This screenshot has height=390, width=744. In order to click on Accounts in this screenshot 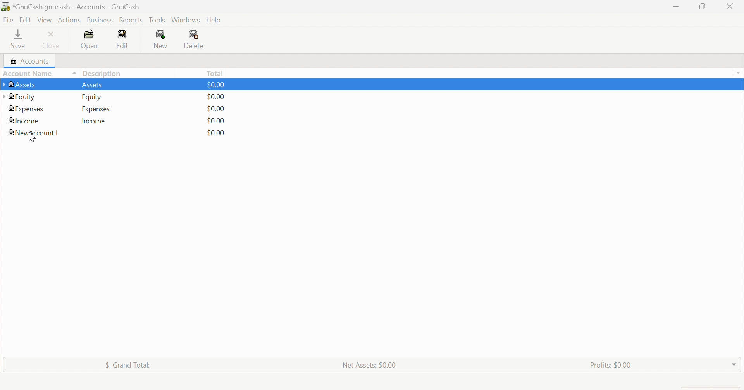, I will do `click(30, 60)`.